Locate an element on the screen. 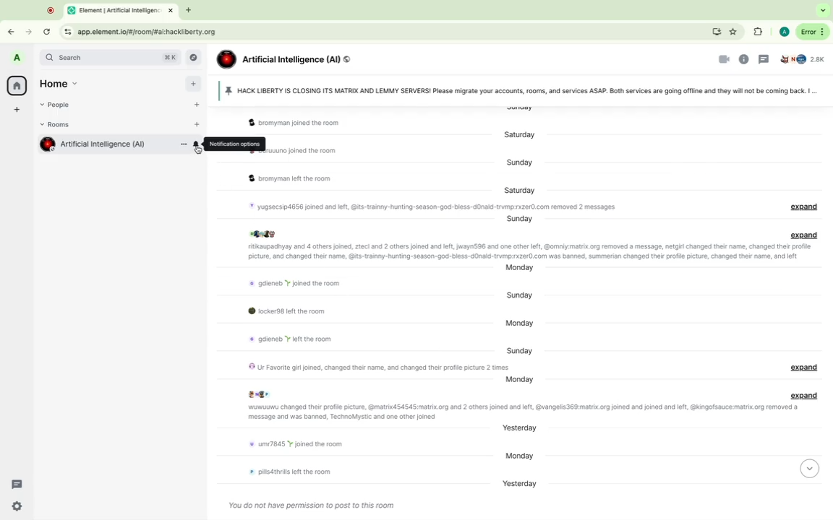 The height and width of the screenshot is (520, 833). Message is located at coordinates (466, 206).